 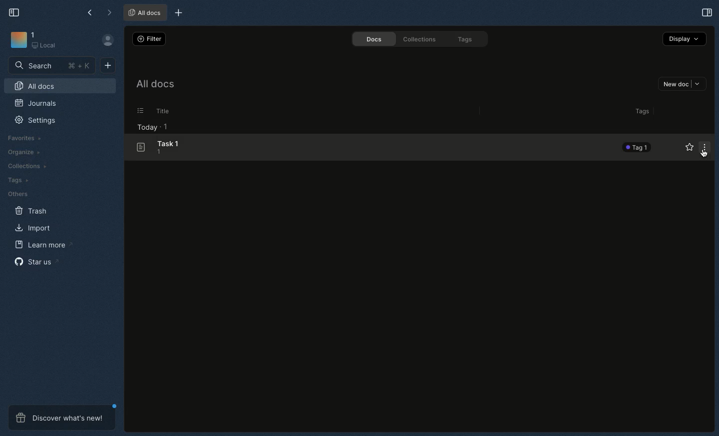 What do you see at coordinates (89, 11) in the screenshot?
I see `Back` at bounding box center [89, 11].